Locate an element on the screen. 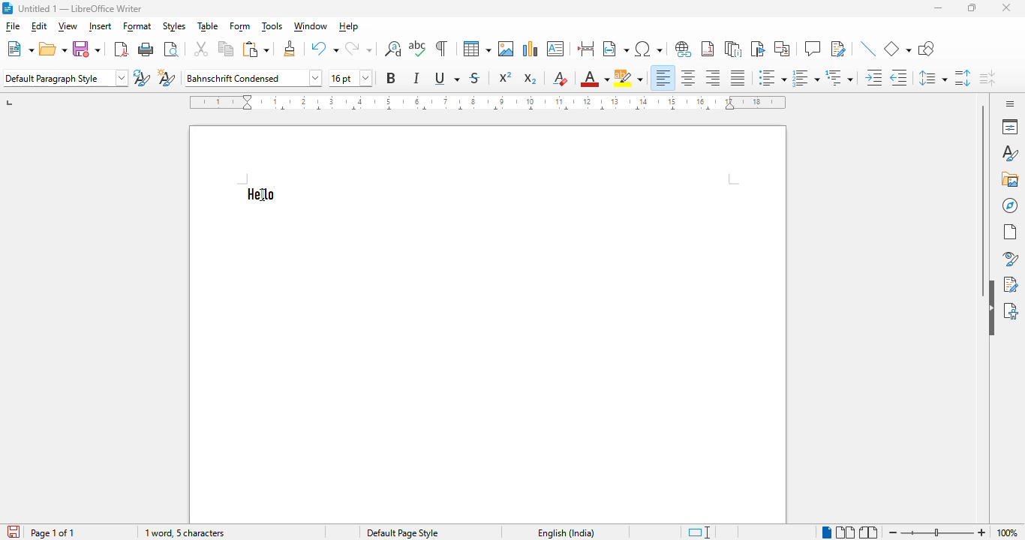 This screenshot has height=540, width=1025. gallery is located at coordinates (1010, 179).